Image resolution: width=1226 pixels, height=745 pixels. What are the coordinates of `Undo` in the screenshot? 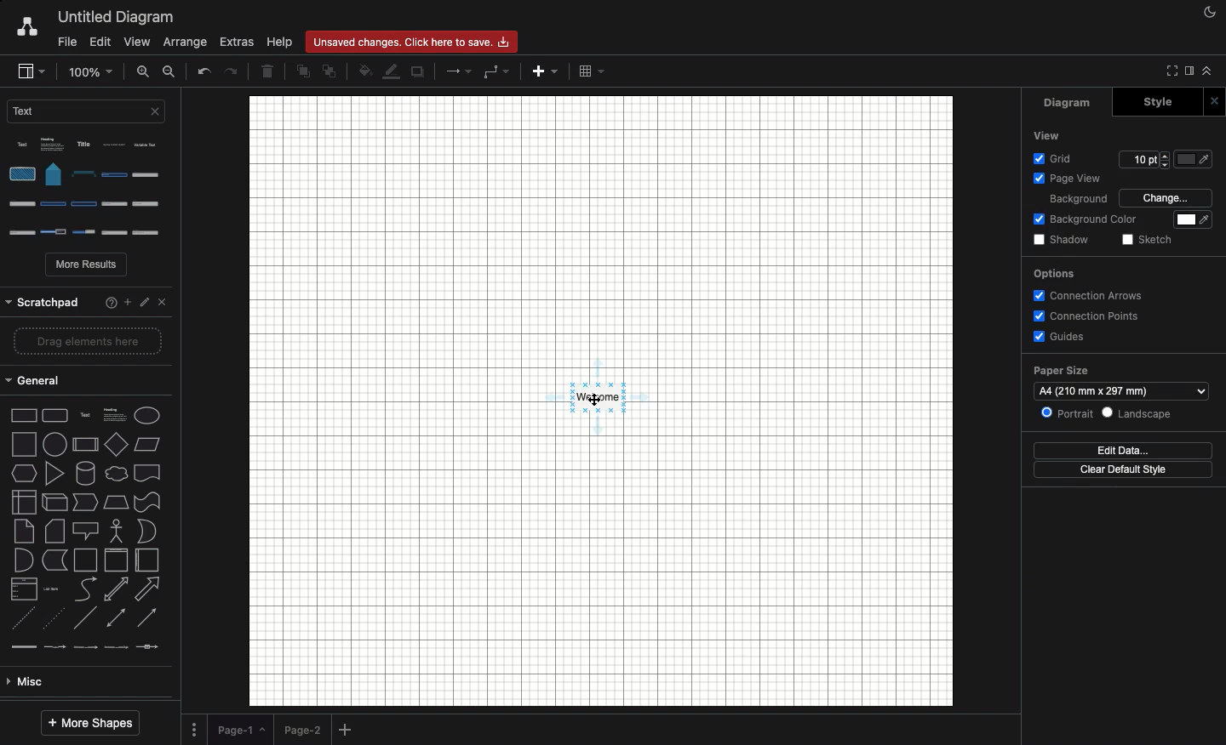 It's located at (203, 72).